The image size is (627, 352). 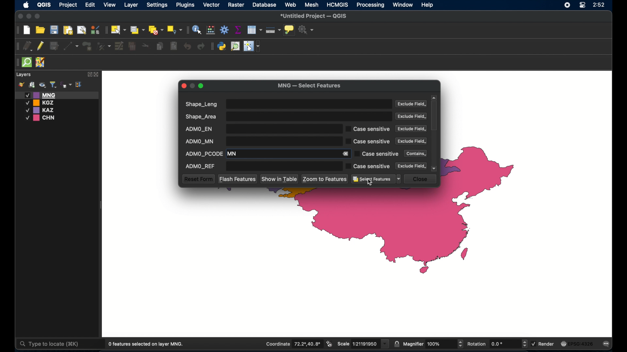 What do you see at coordinates (41, 103) in the screenshot?
I see `KGZ` at bounding box center [41, 103].